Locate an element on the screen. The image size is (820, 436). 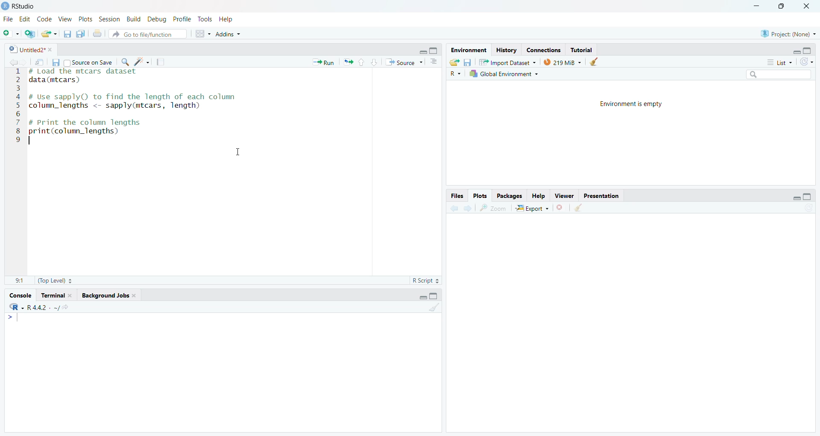
Clear is located at coordinates (433, 306).